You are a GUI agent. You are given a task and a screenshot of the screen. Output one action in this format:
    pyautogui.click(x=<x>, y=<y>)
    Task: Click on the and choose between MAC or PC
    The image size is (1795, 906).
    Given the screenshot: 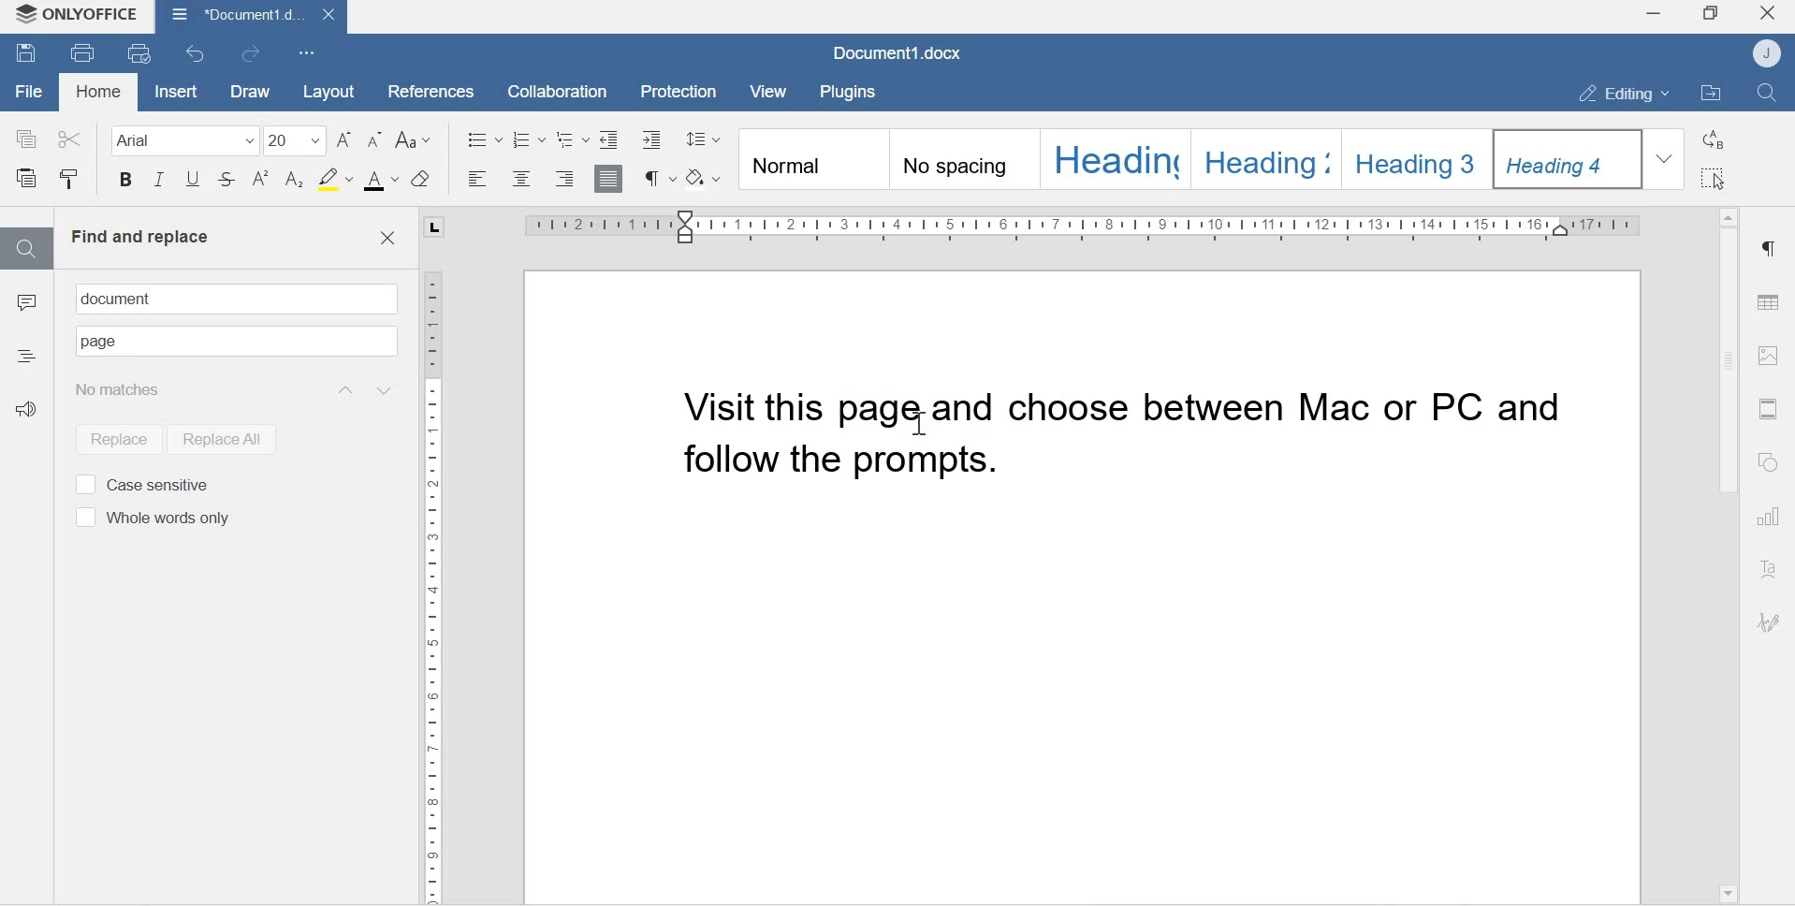 What is the action you would take?
    pyautogui.click(x=1262, y=410)
    